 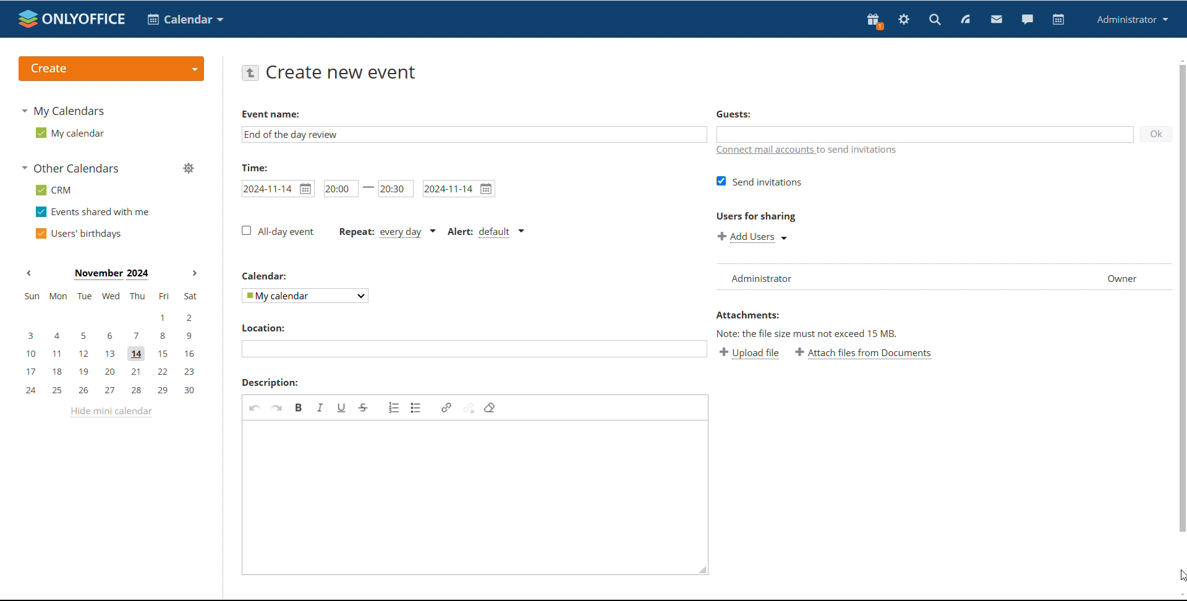 I want to click on 1, 2, so click(x=109, y=318).